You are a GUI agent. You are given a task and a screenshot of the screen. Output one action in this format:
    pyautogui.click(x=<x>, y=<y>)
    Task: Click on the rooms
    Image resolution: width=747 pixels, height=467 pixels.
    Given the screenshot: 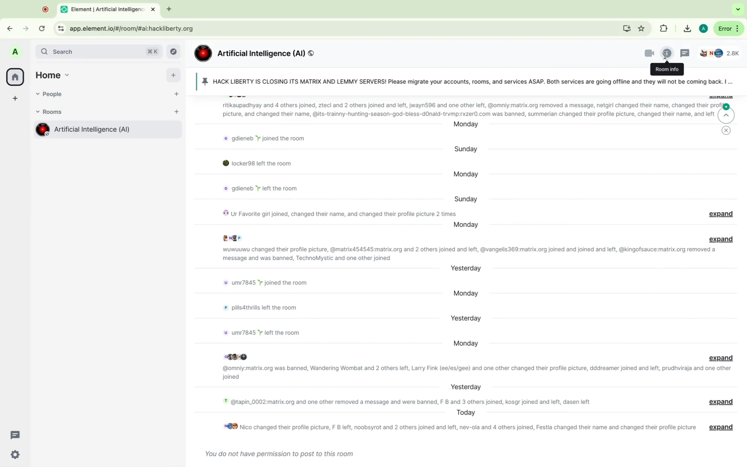 What is the action you would take?
    pyautogui.click(x=52, y=112)
    